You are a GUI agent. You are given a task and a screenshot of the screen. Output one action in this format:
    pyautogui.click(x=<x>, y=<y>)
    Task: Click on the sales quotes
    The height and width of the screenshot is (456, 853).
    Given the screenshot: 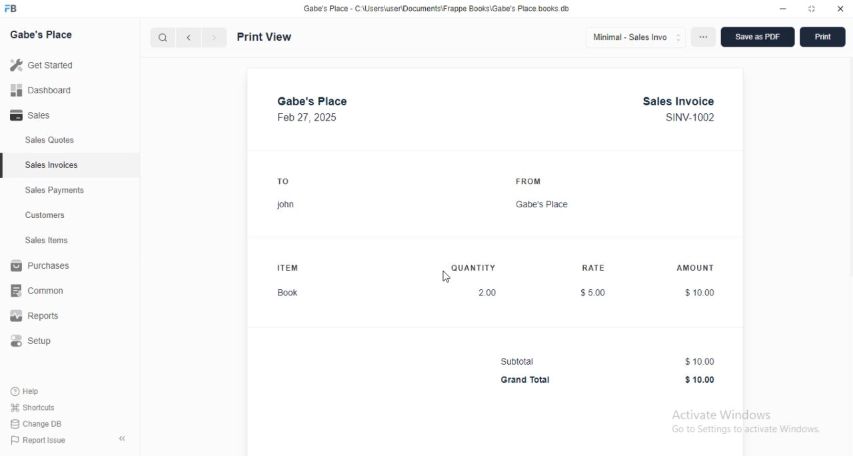 What is the action you would take?
    pyautogui.click(x=50, y=139)
    